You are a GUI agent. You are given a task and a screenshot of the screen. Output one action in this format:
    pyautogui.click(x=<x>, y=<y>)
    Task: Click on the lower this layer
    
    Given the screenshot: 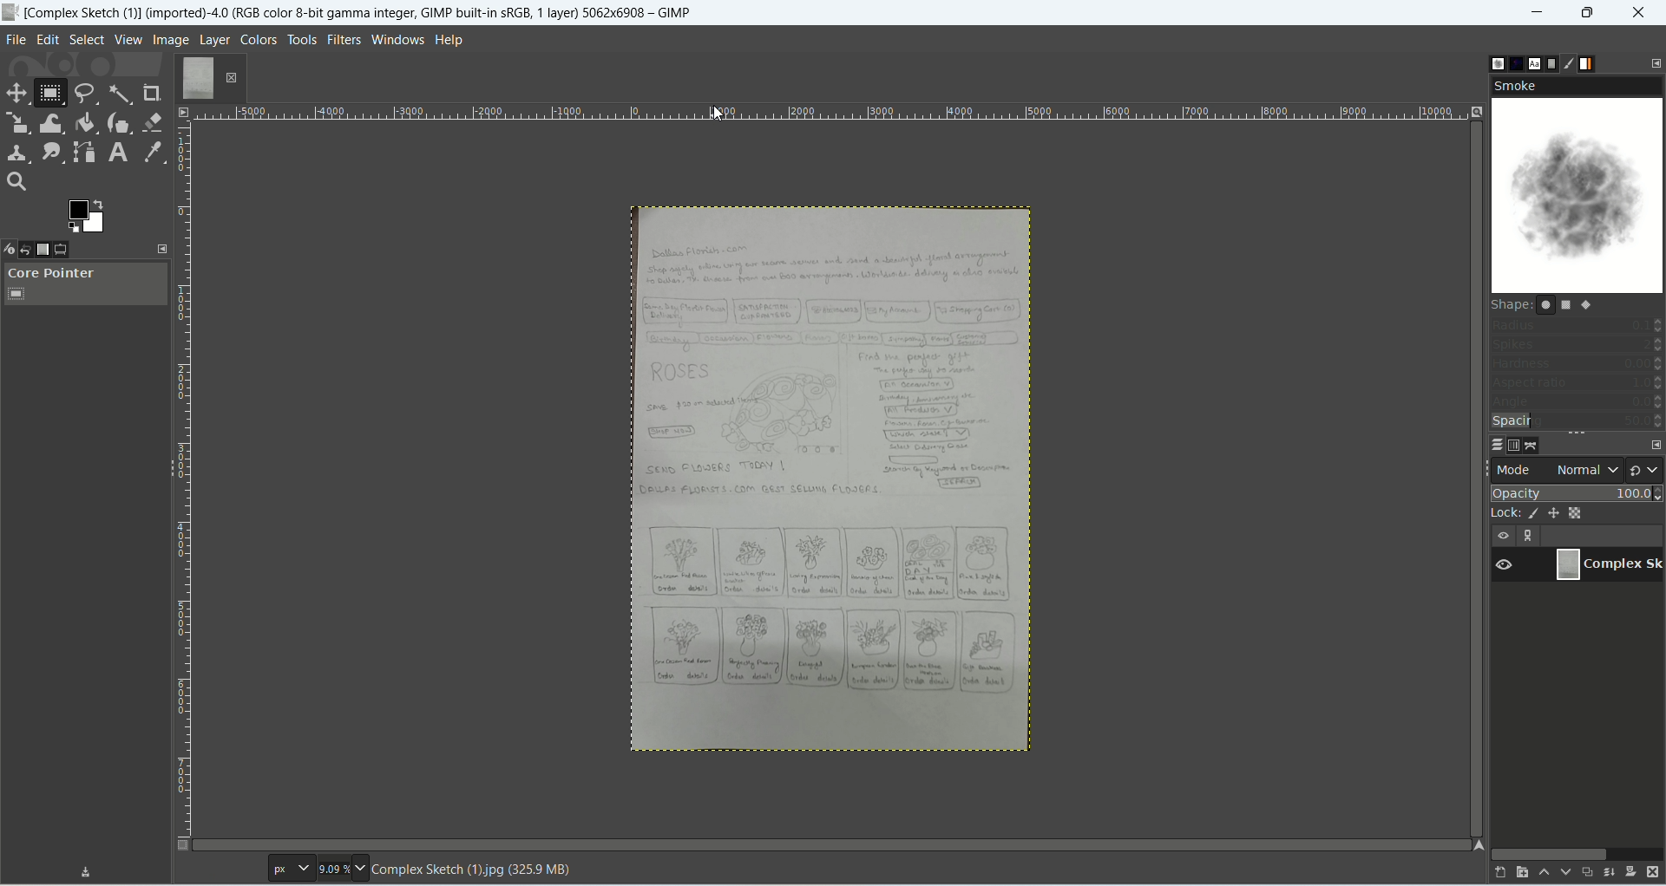 What is the action you would take?
    pyautogui.click(x=1565, y=873)
    